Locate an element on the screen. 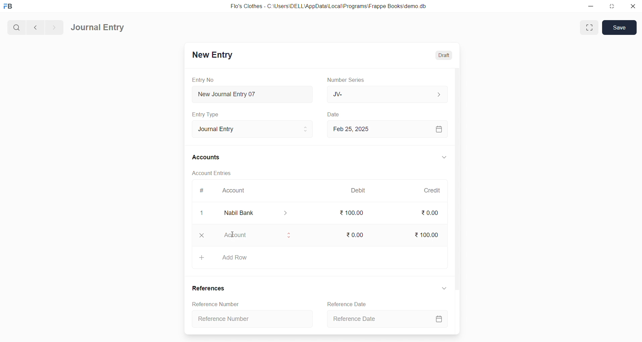  Feb 25, 2025 is located at coordinates (388, 129).